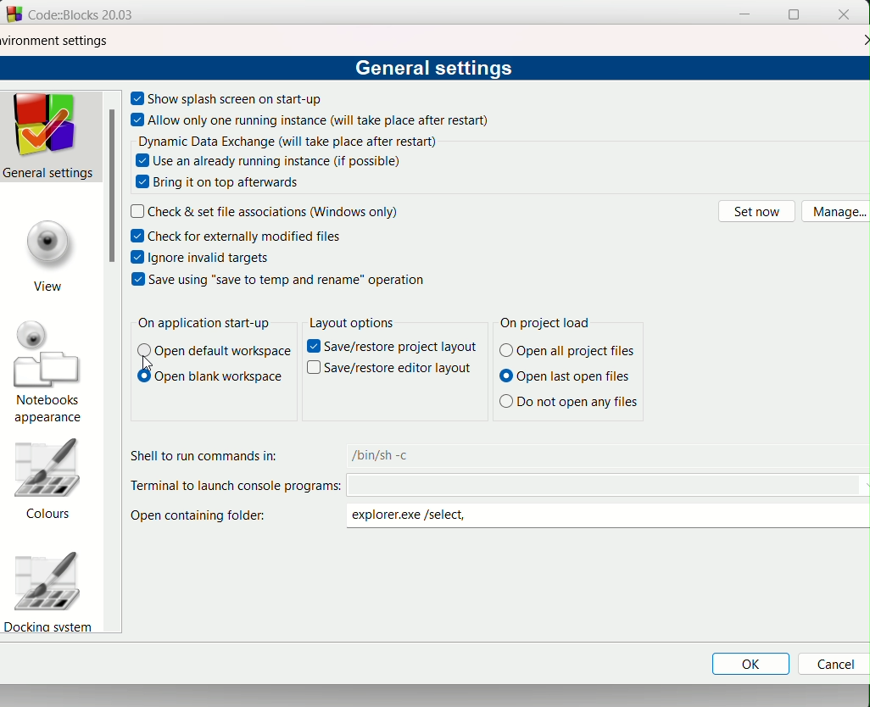 The width and height of the screenshot is (870, 707). What do you see at coordinates (201, 324) in the screenshot?
I see `text` at bounding box center [201, 324].